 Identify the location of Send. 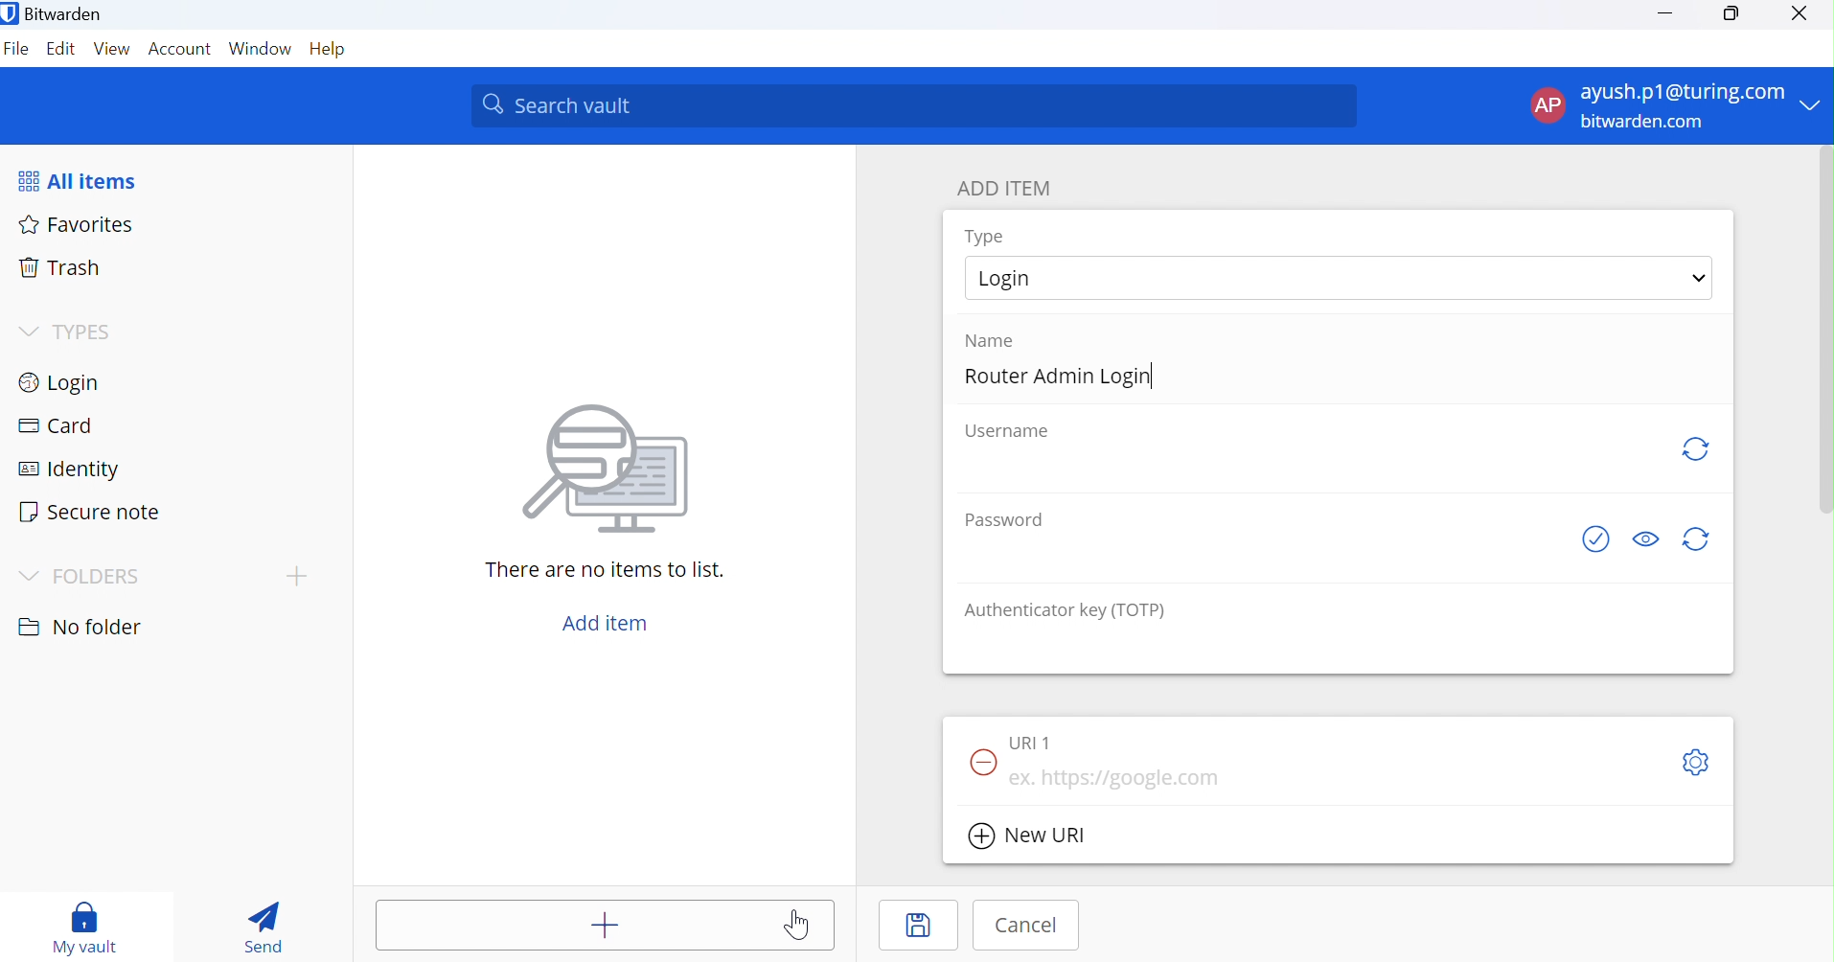
(265, 928).